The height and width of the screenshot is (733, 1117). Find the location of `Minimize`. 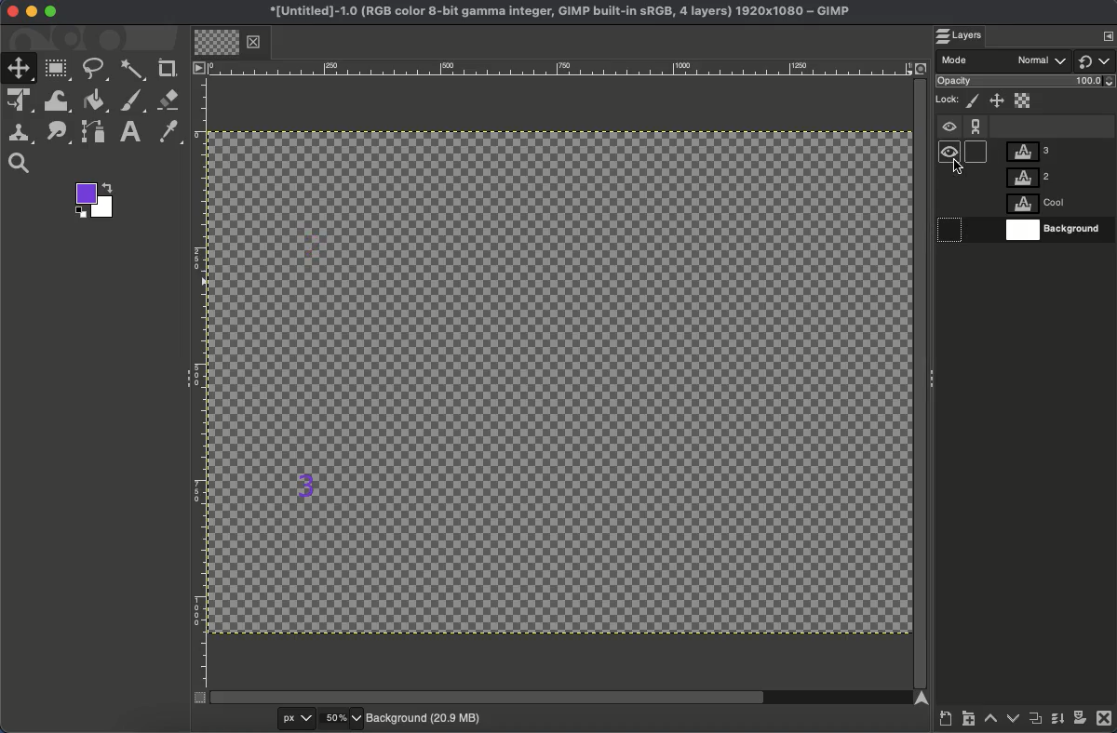

Minimize is located at coordinates (32, 11).